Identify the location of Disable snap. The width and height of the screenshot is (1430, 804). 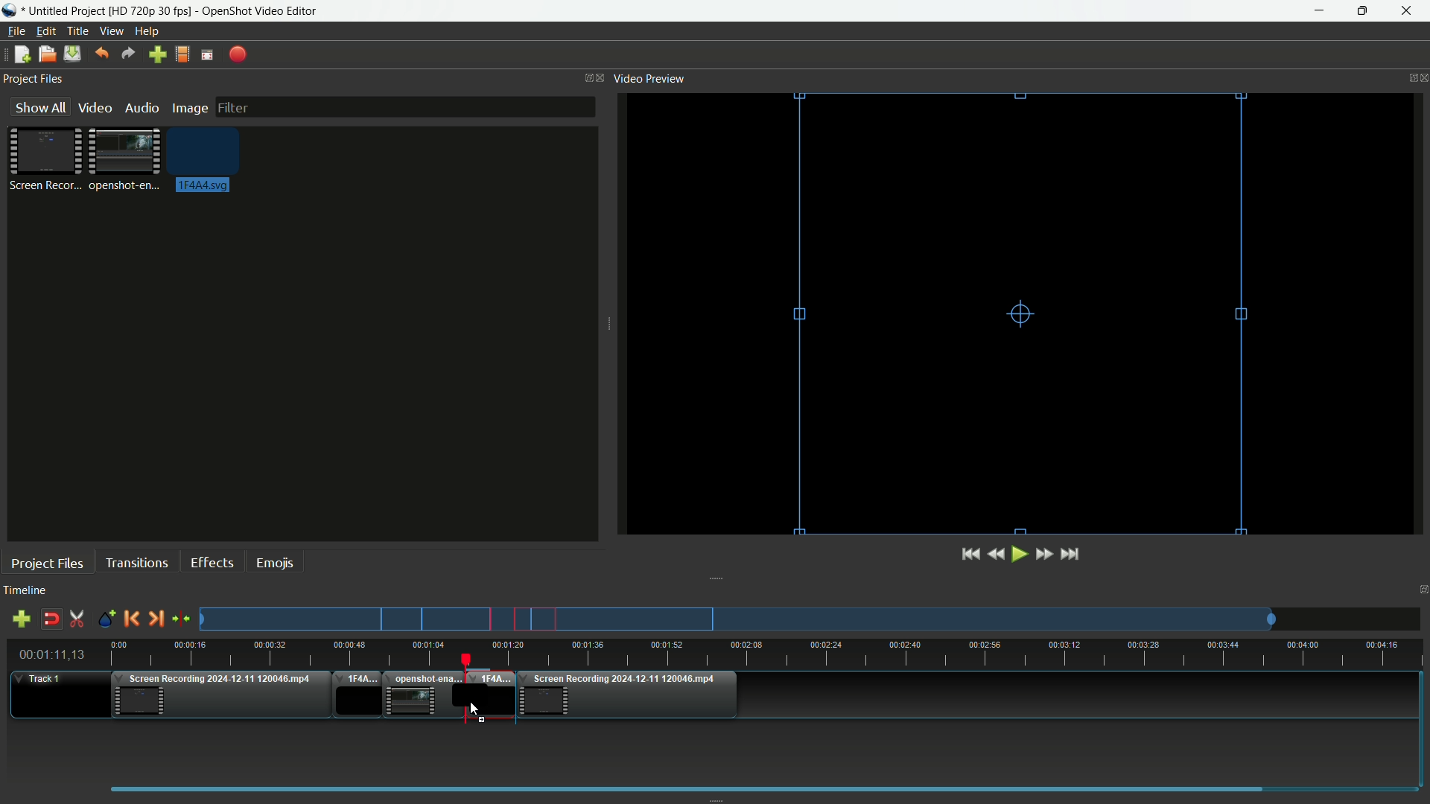
(53, 619).